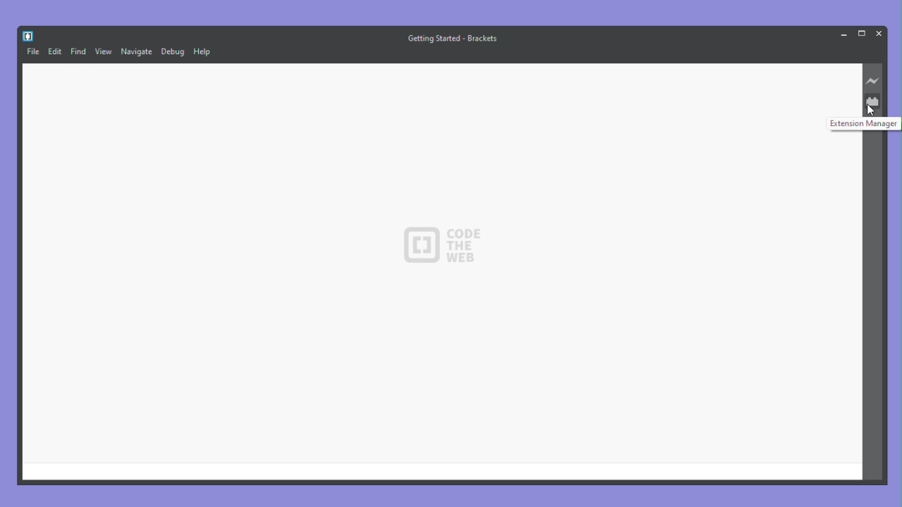 Image resolution: width=902 pixels, height=507 pixels. I want to click on view, so click(105, 52).